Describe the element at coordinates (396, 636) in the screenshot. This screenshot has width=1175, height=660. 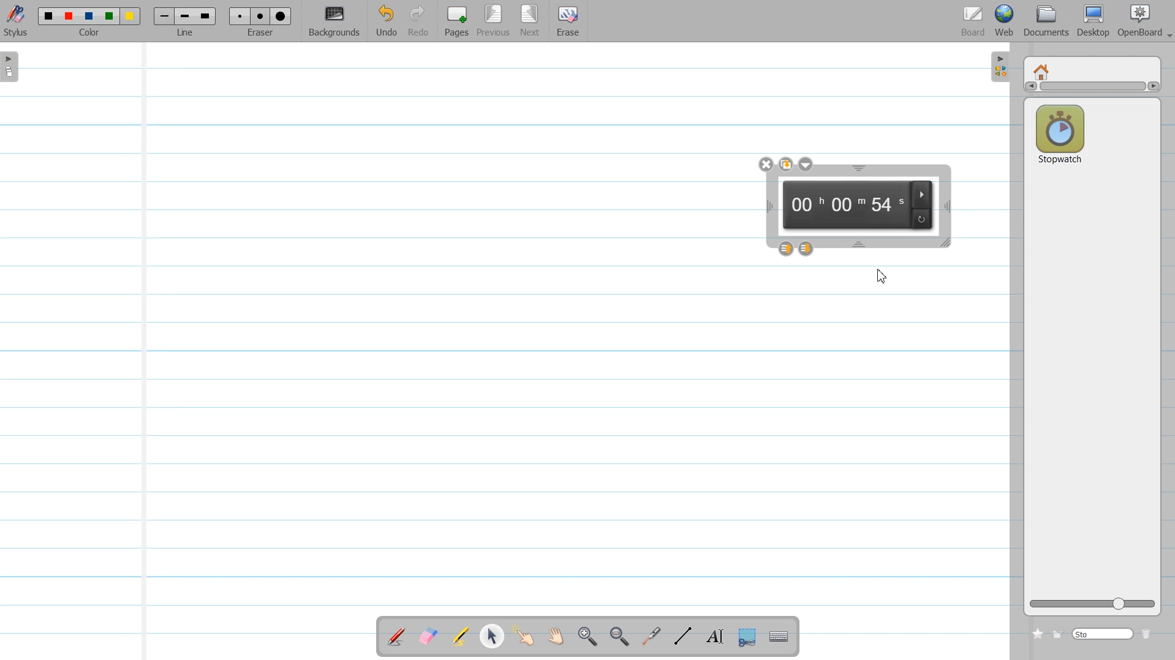
I see `Annotate a Document ` at that location.